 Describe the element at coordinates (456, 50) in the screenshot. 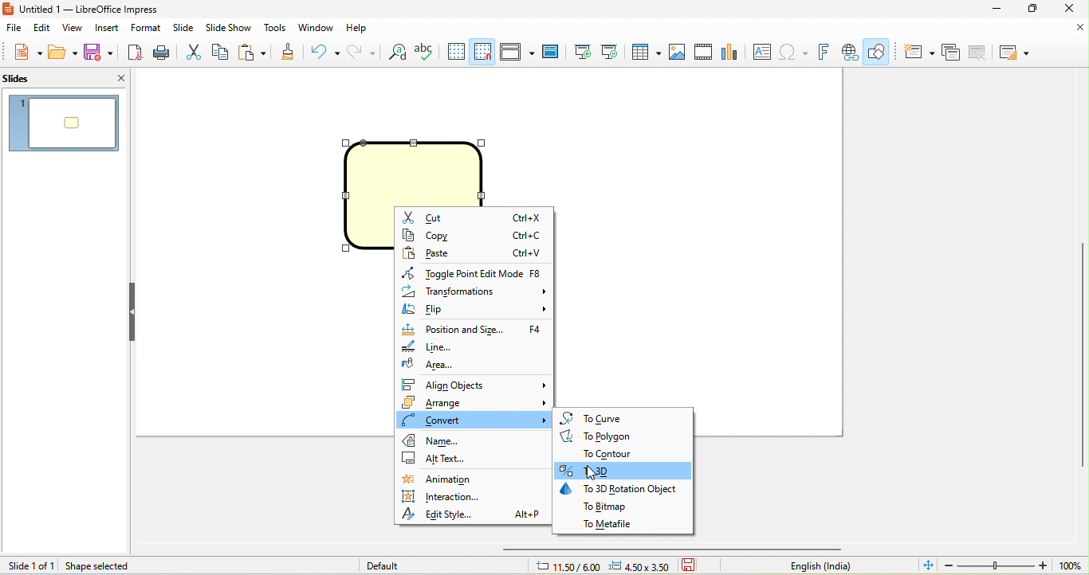

I see `display grid` at that location.